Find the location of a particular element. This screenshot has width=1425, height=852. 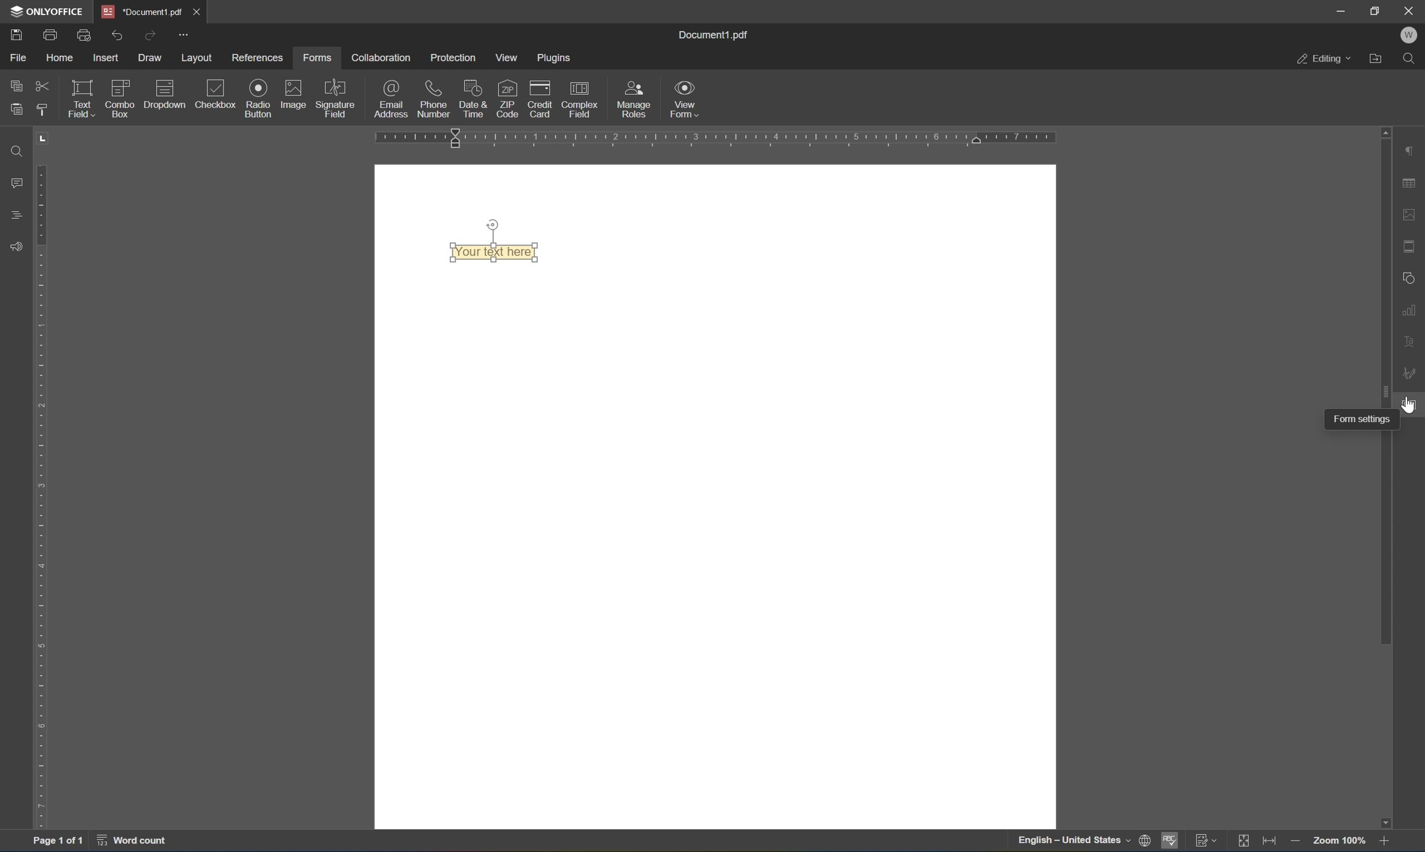

forms is located at coordinates (317, 58).